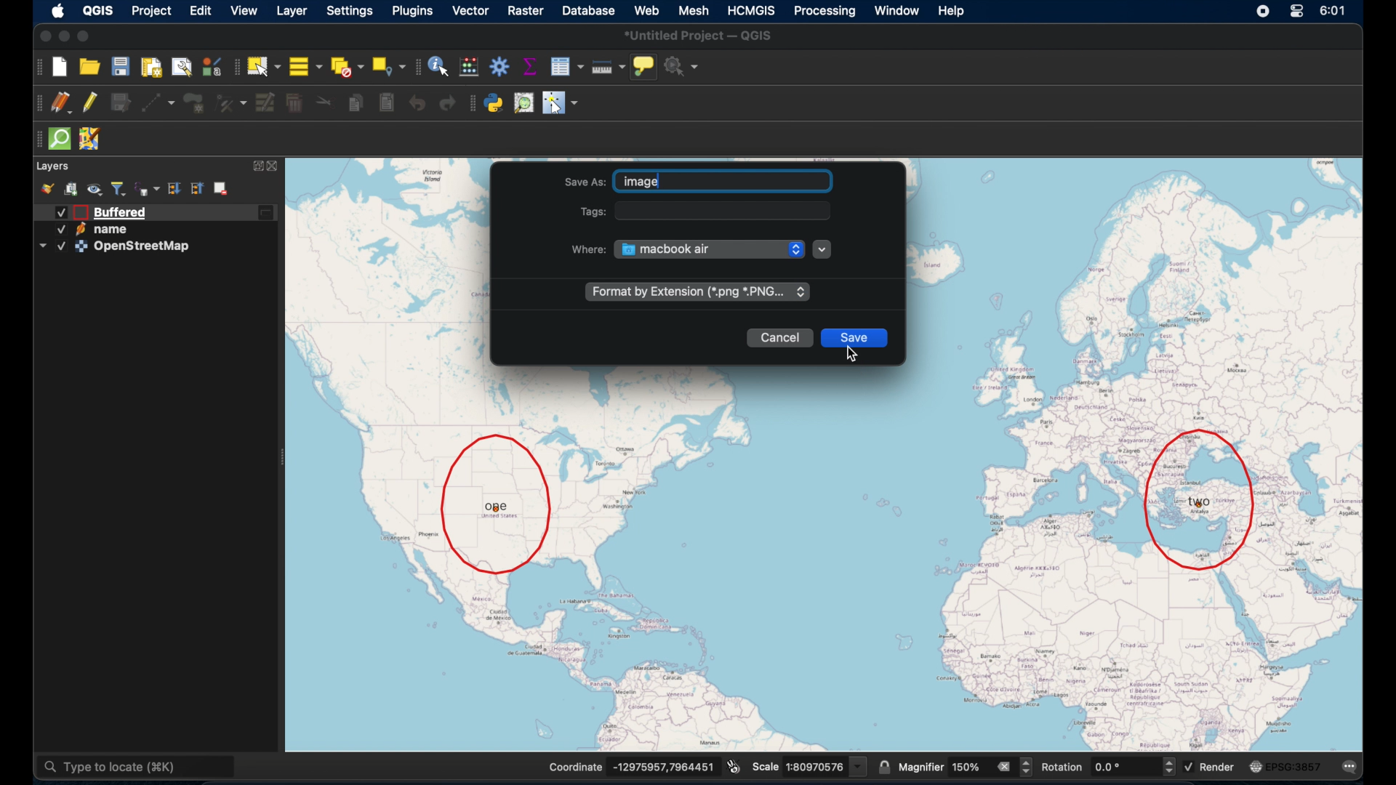 This screenshot has width=1396, height=785. What do you see at coordinates (418, 66) in the screenshot?
I see `drag handle` at bounding box center [418, 66].